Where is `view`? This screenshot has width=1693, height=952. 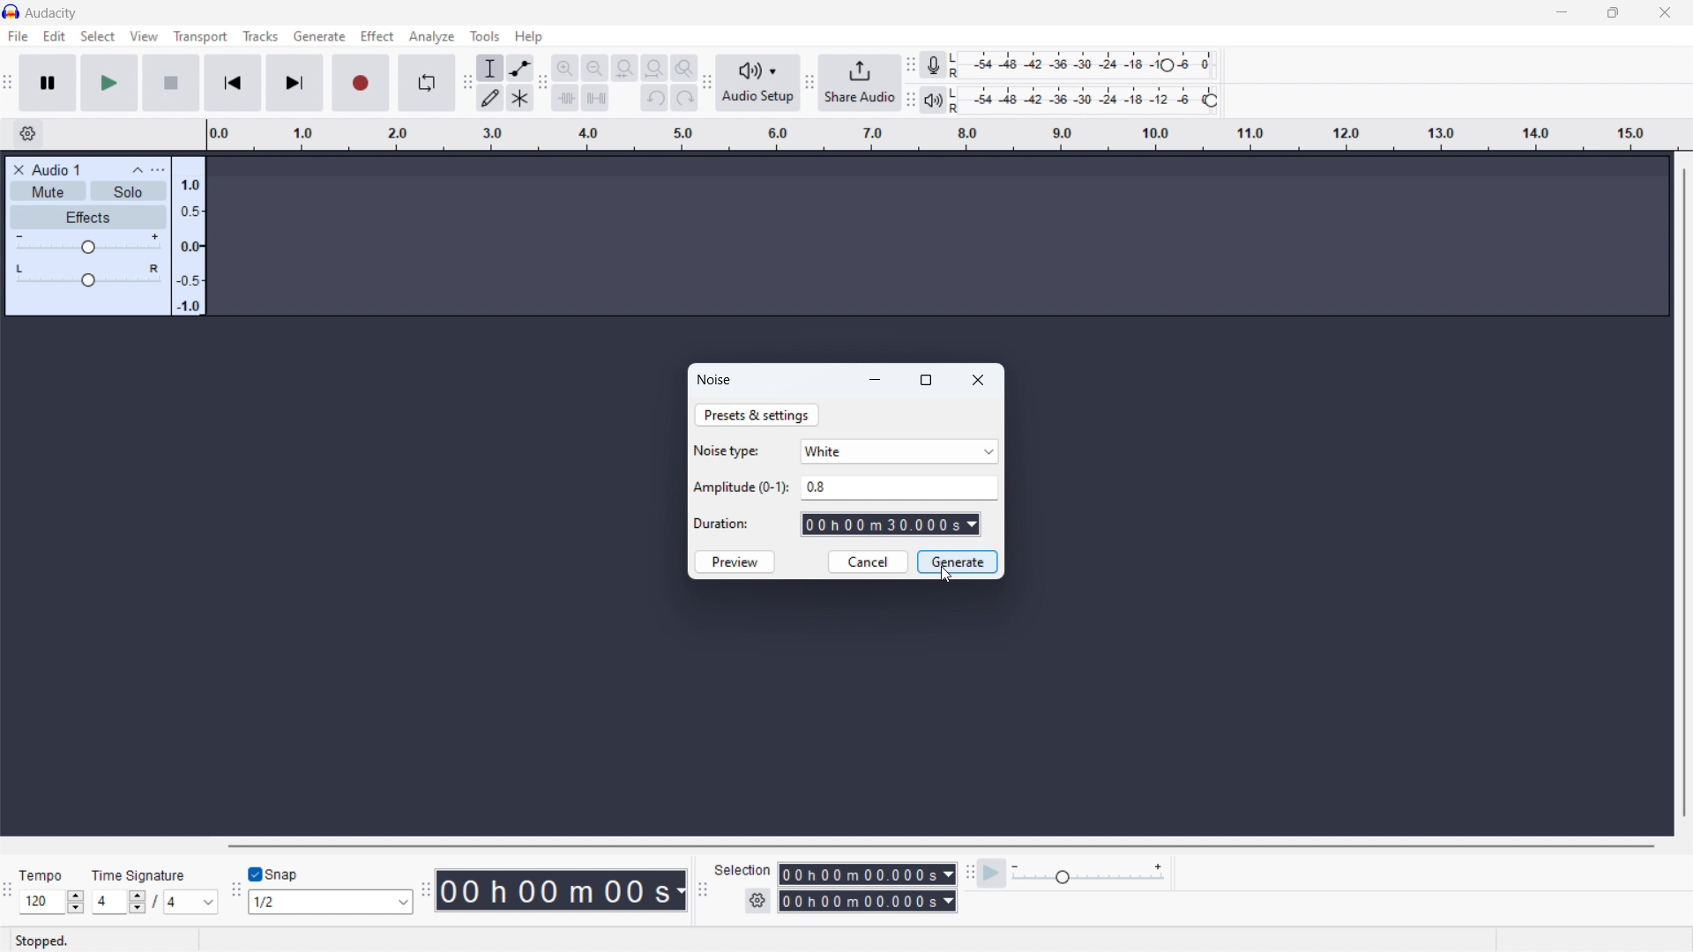 view is located at coordinates (143, 36).